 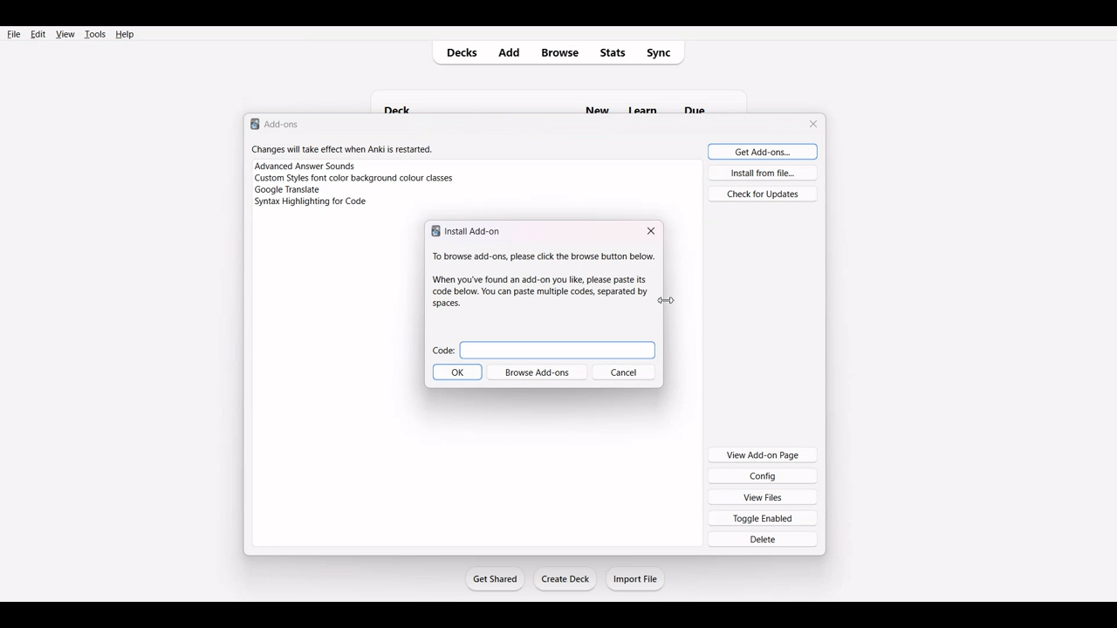 I want to click on Sync, so click(x=664, y=52).